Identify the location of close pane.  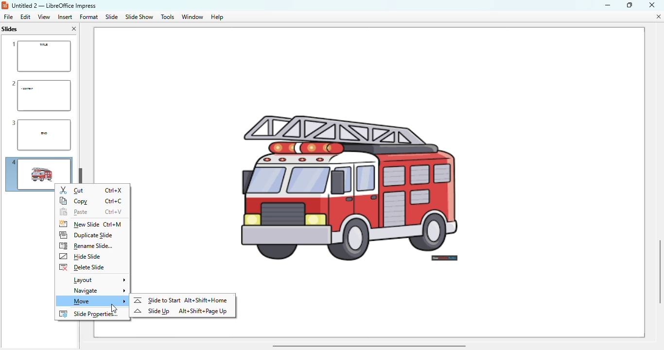
(74, 29).